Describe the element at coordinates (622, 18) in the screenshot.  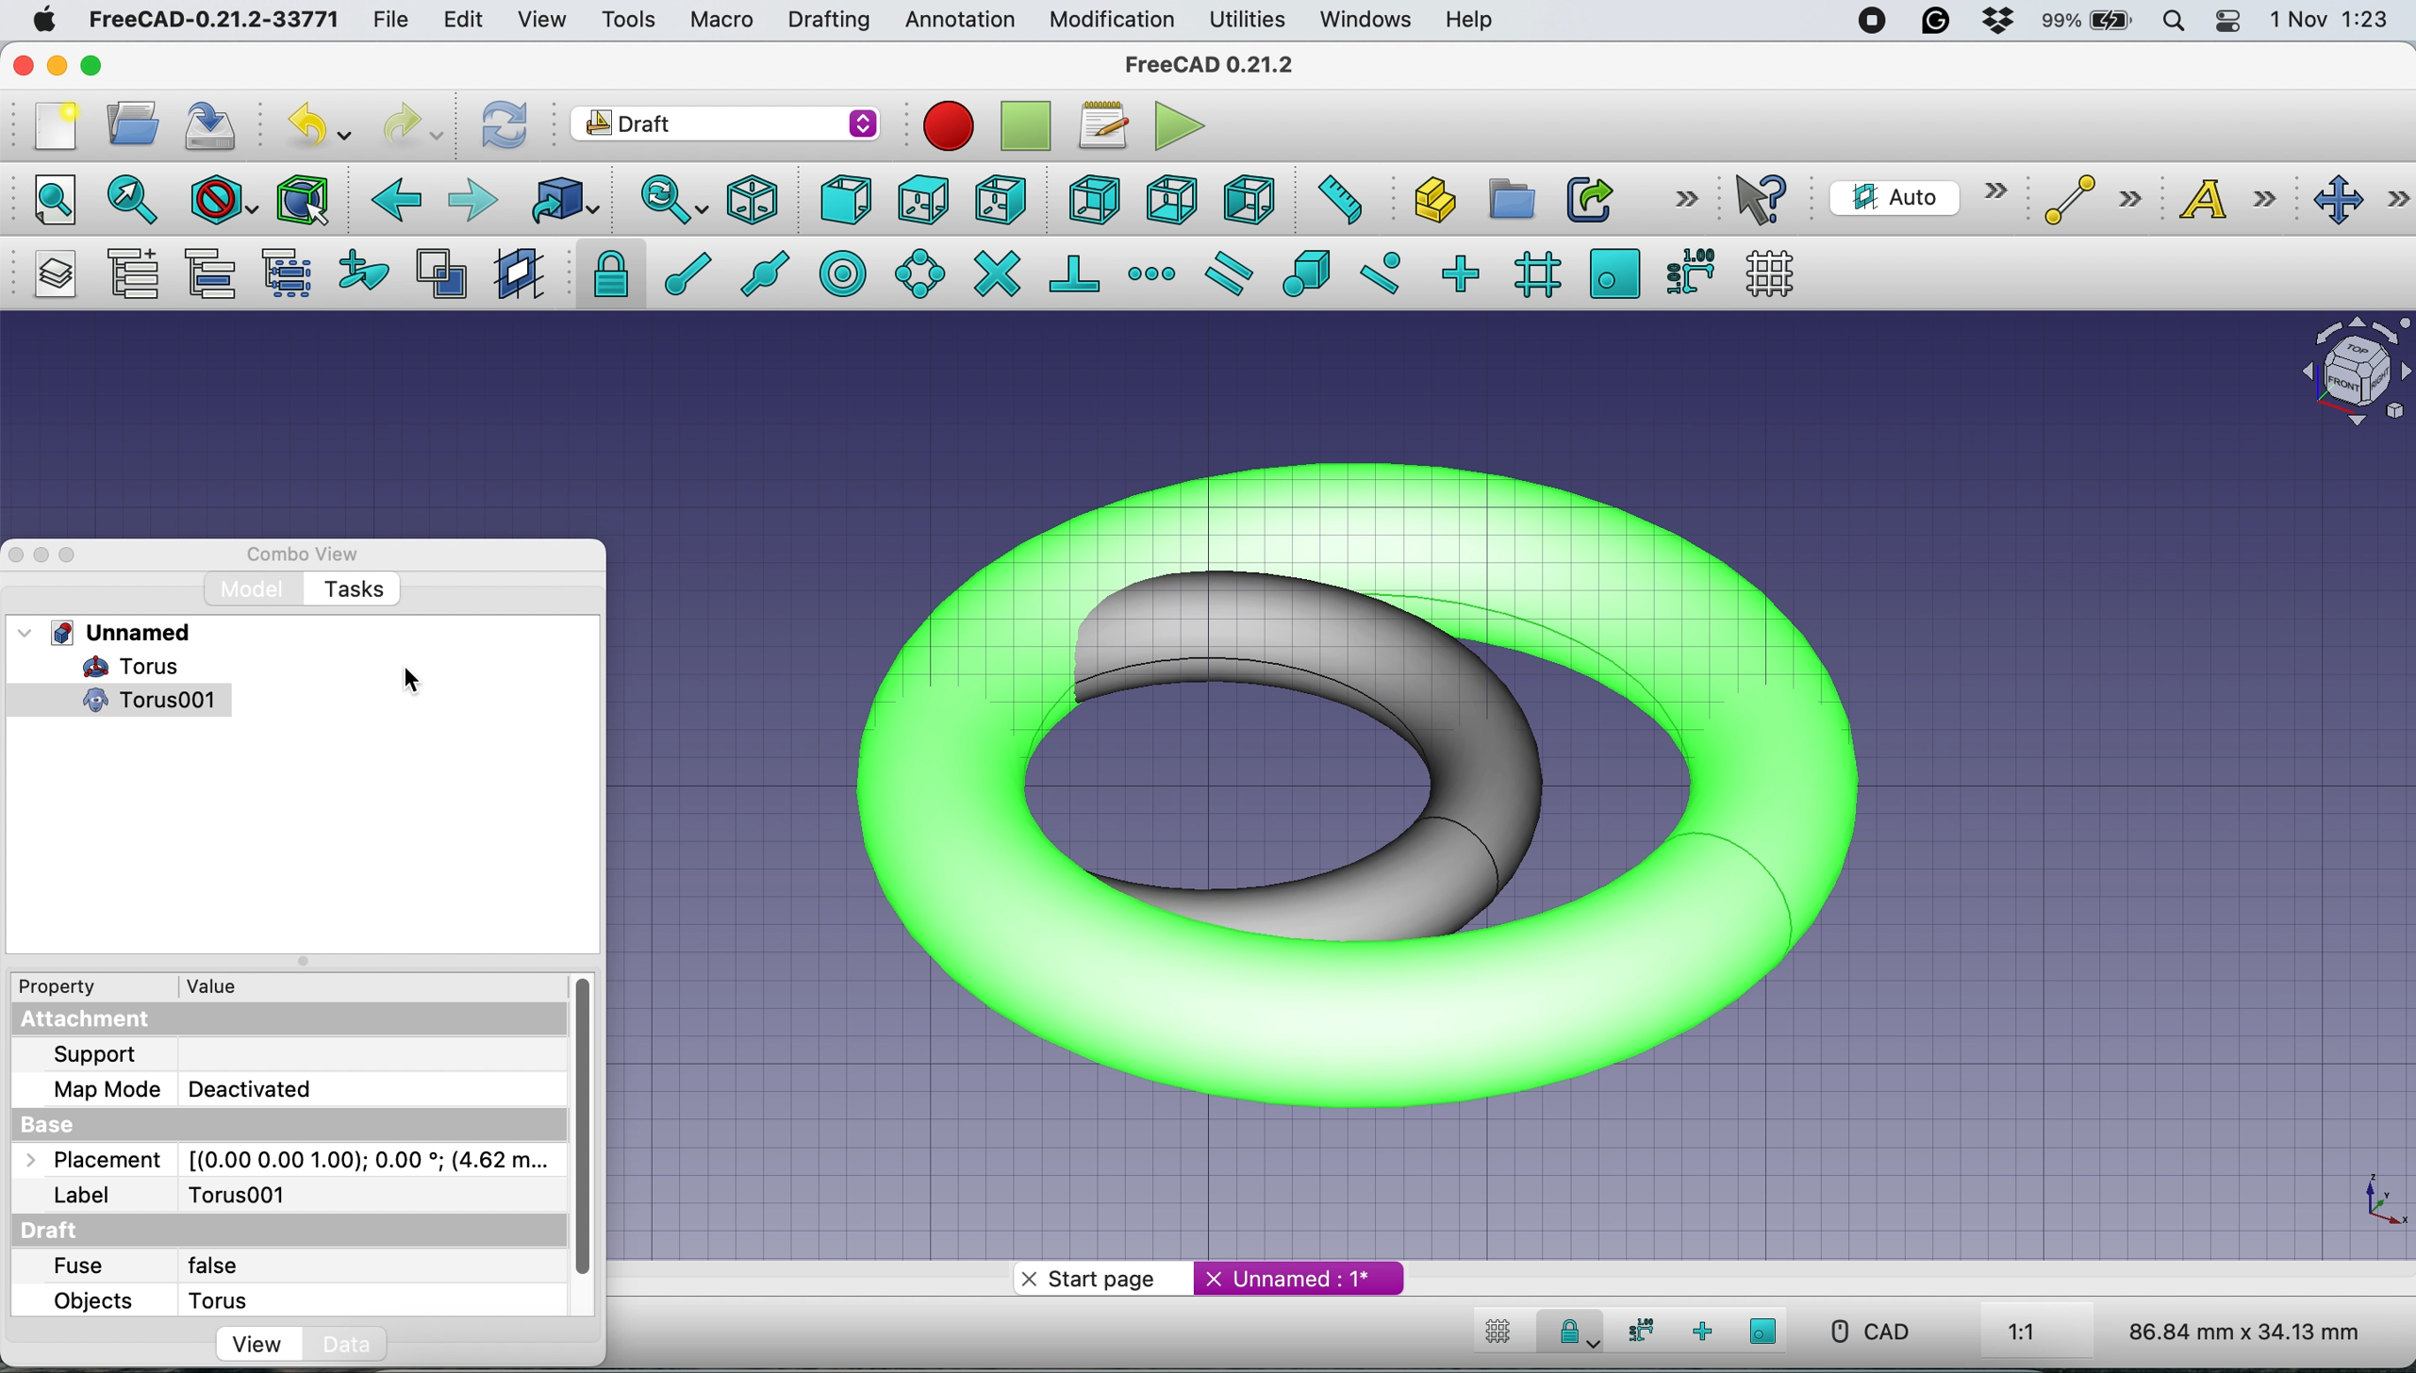
I see `tools` at that location.